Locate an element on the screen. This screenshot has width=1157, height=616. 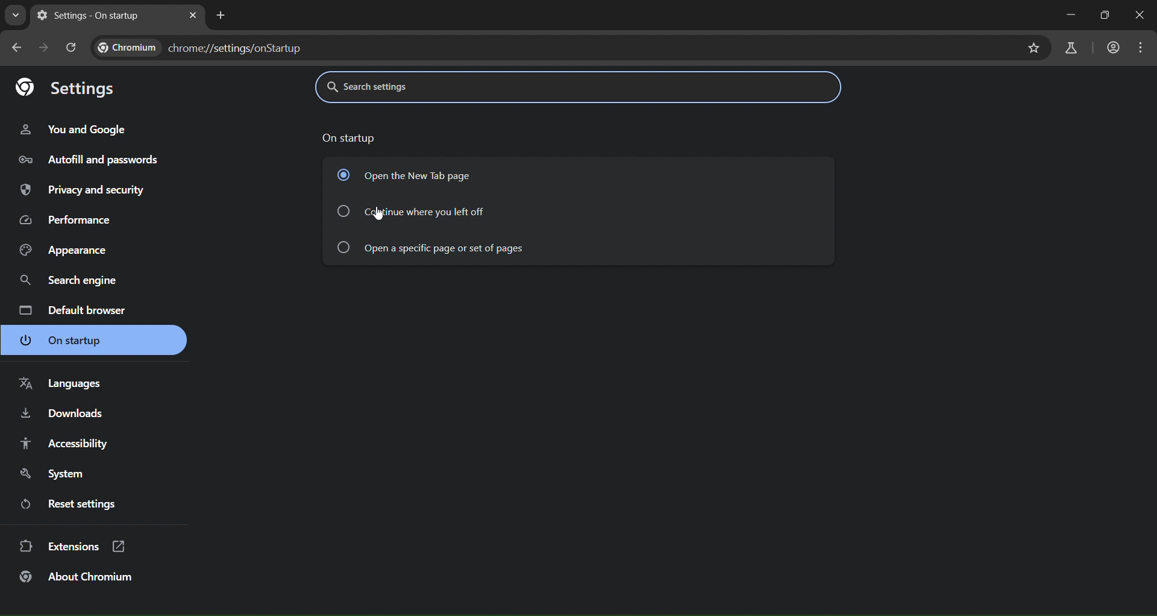
search engine is located at coordinates (64, 281).